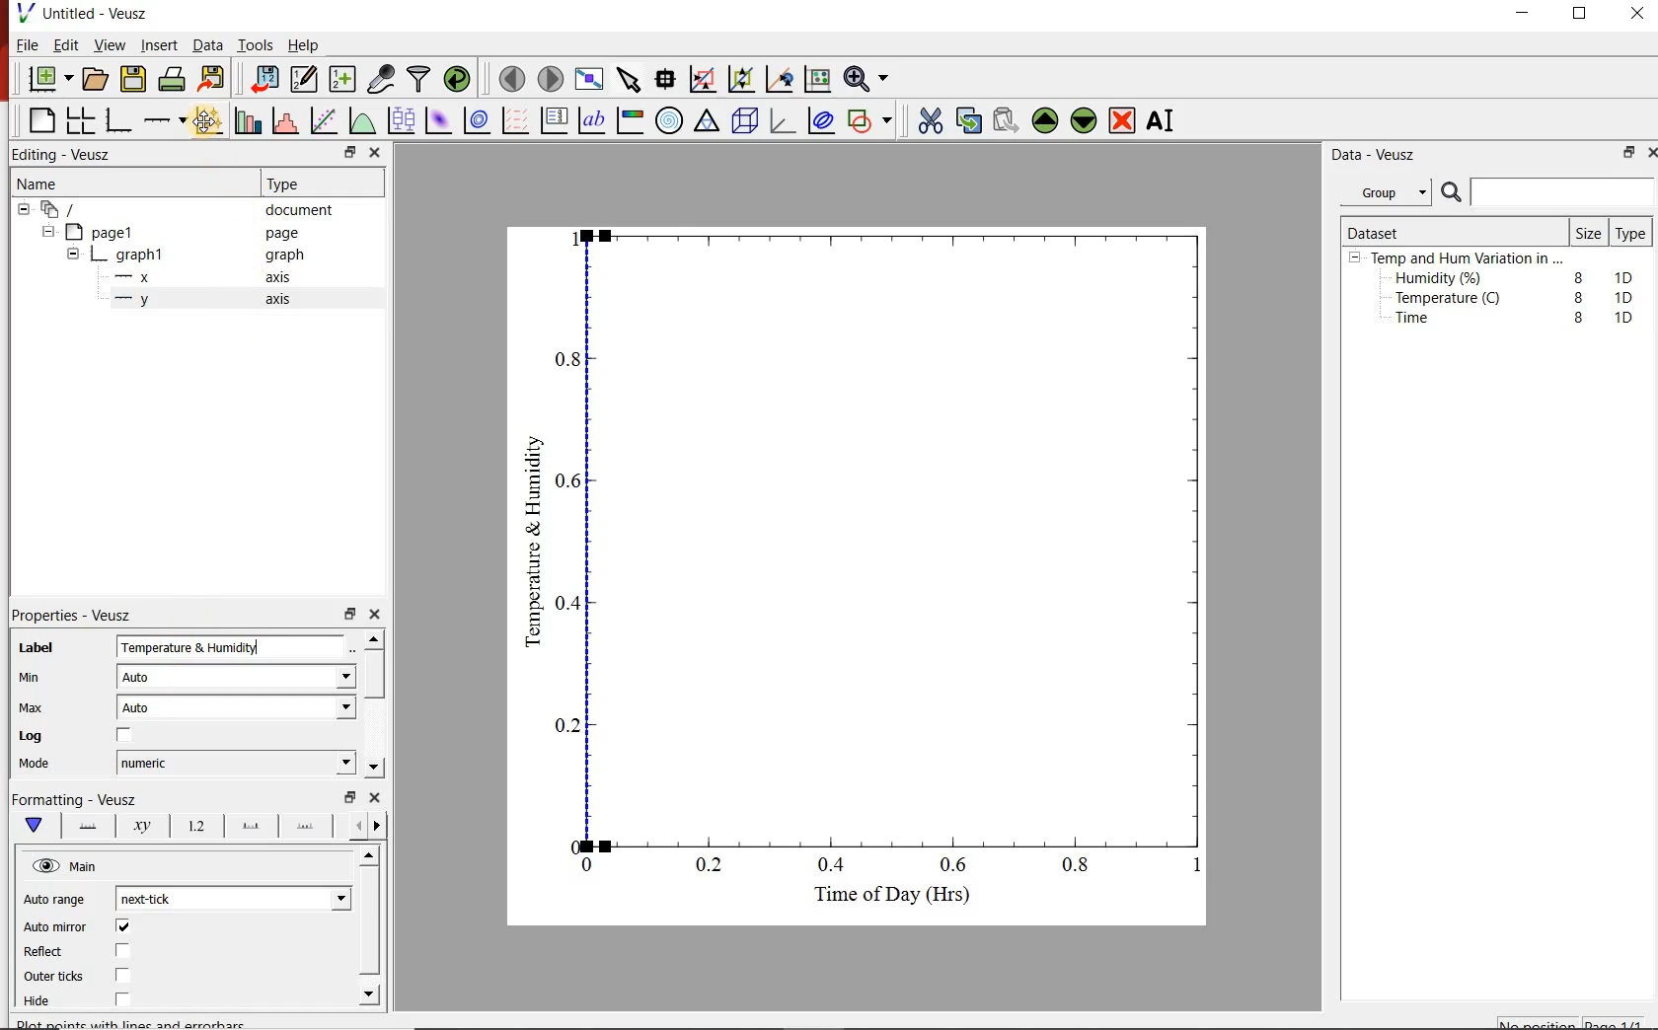 The width and height of the screenshot is (1658, 1030). I want to click on File, so click(23, 44).